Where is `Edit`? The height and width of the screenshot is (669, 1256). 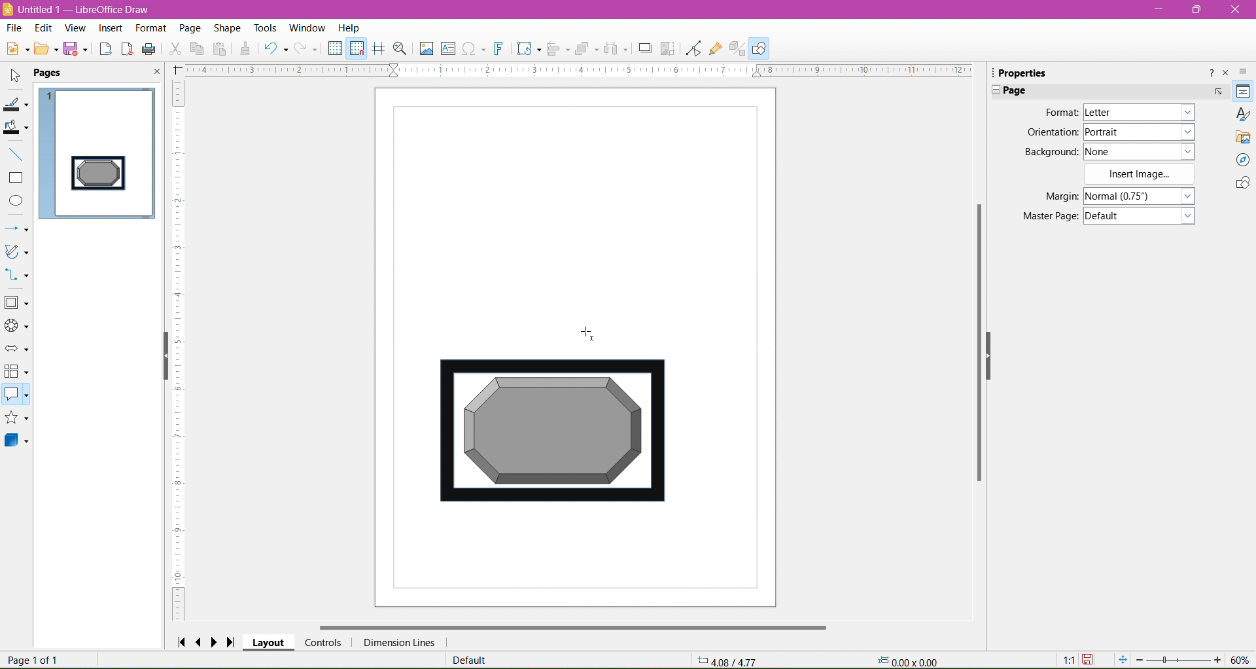 Edit is located at coordinates (43, 28).